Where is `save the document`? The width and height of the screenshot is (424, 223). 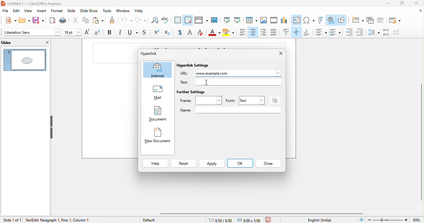 save the document is located at coordinates (270, 219).